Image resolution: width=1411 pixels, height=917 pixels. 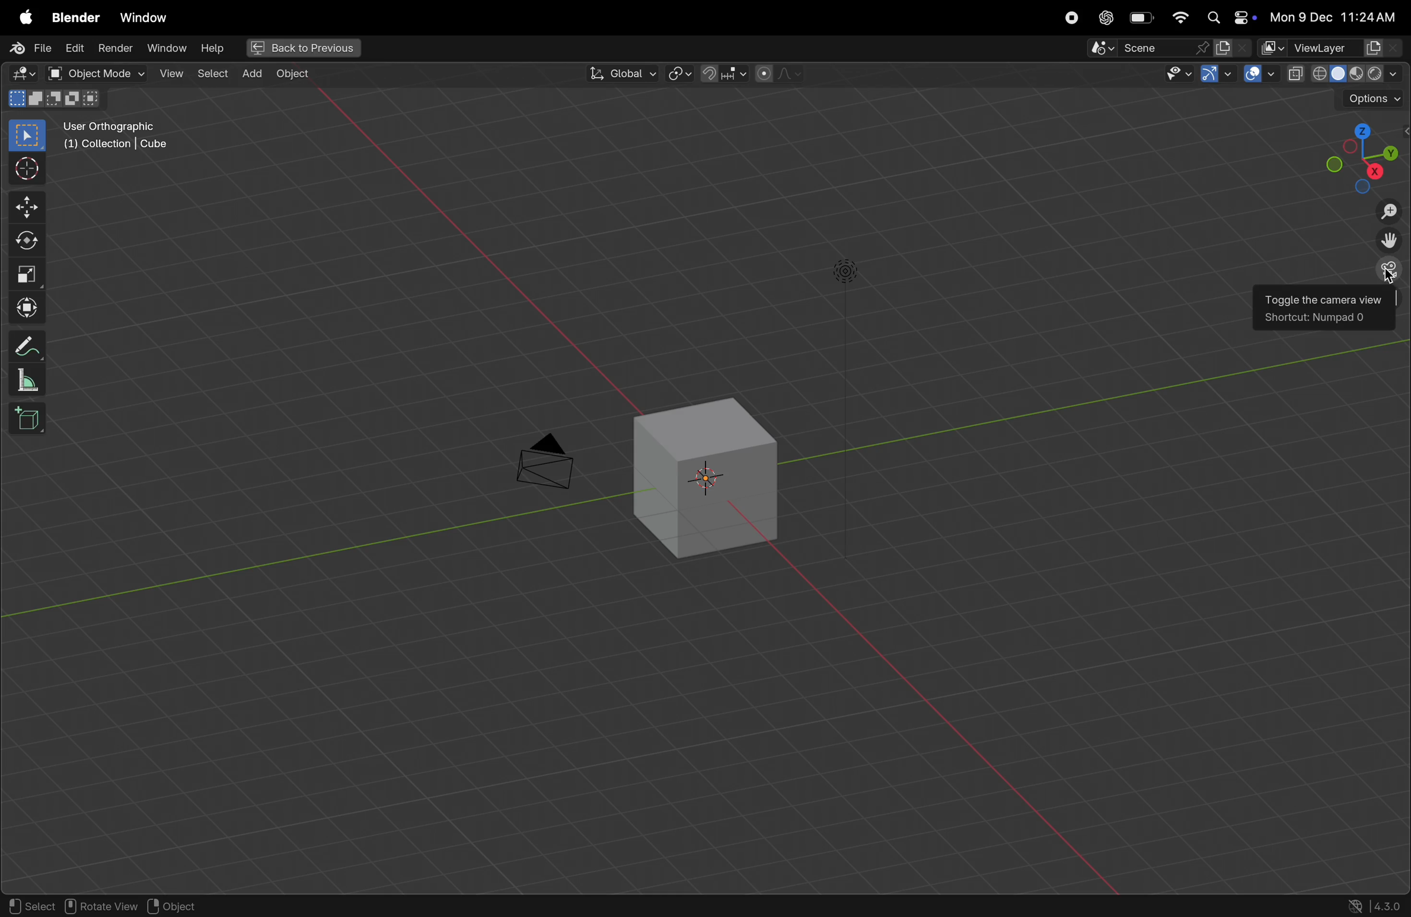 What do you see at coordinates (77, 14) in the screenshot?
I see `blender` at bounding box center [77, 14].